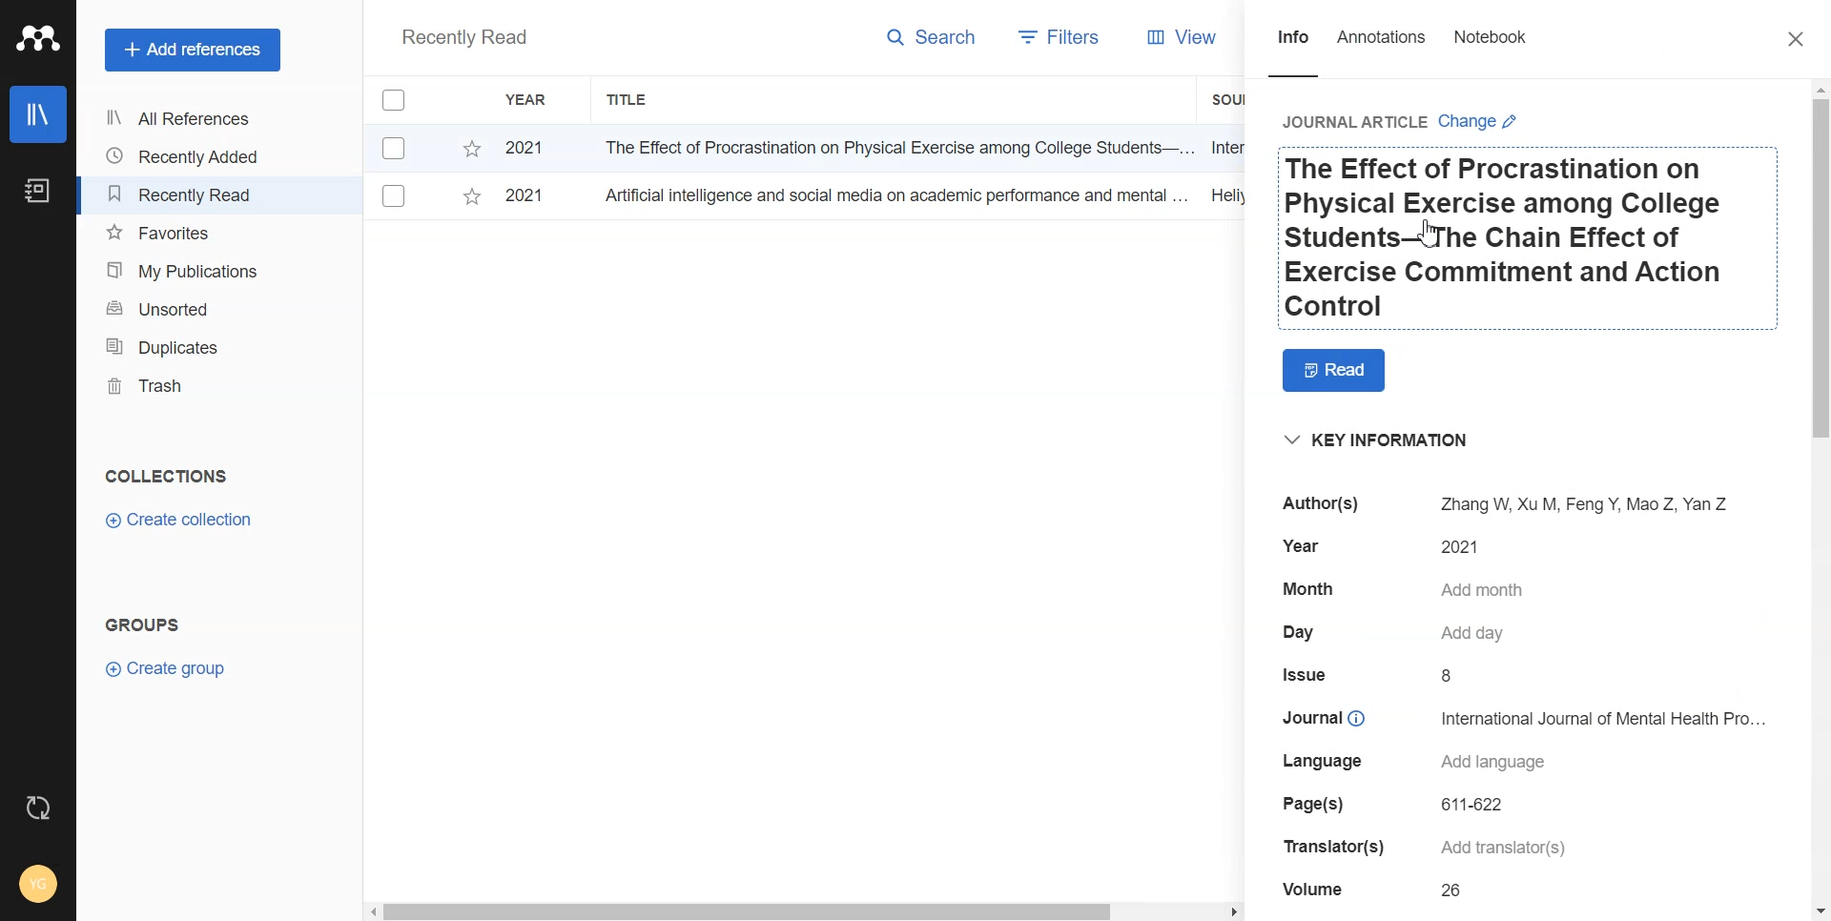  What do you see at coordinates (189, 271) in the screenshot?
I see `My Publication` at bounding box center [189, 271].